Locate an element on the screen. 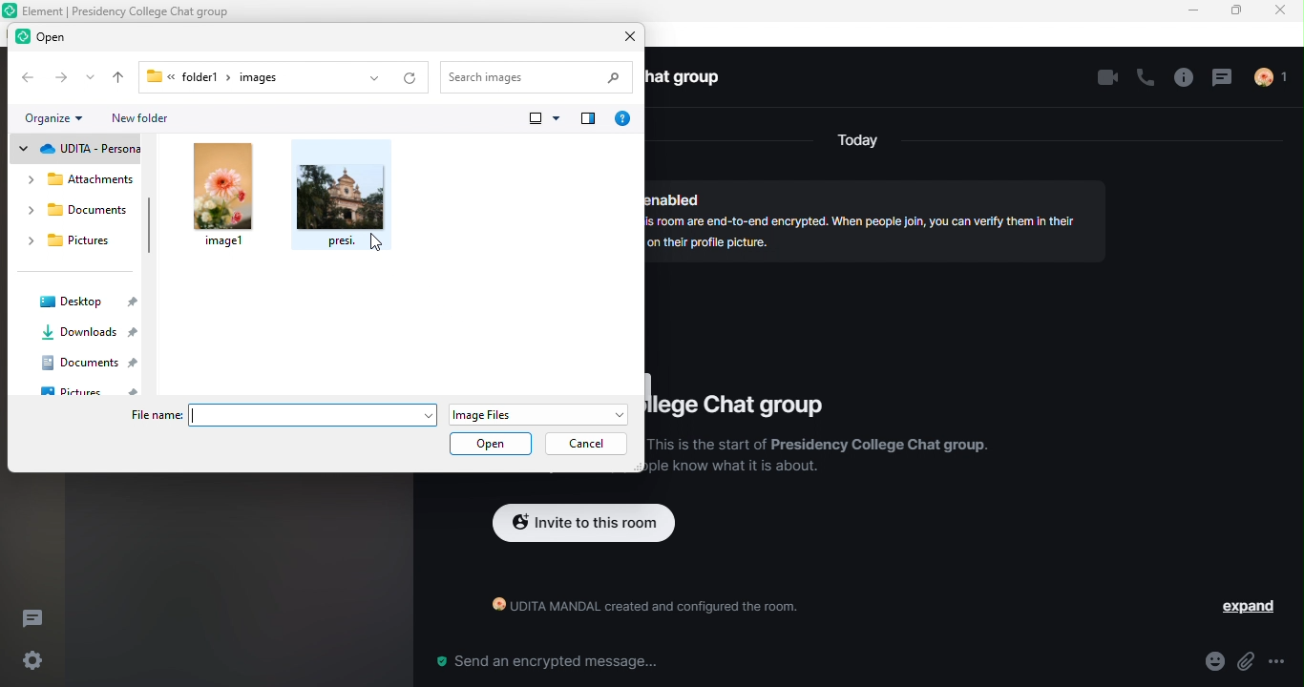 This screenshot has height=687, width=1304. organize is located at coordinates (58, 118).